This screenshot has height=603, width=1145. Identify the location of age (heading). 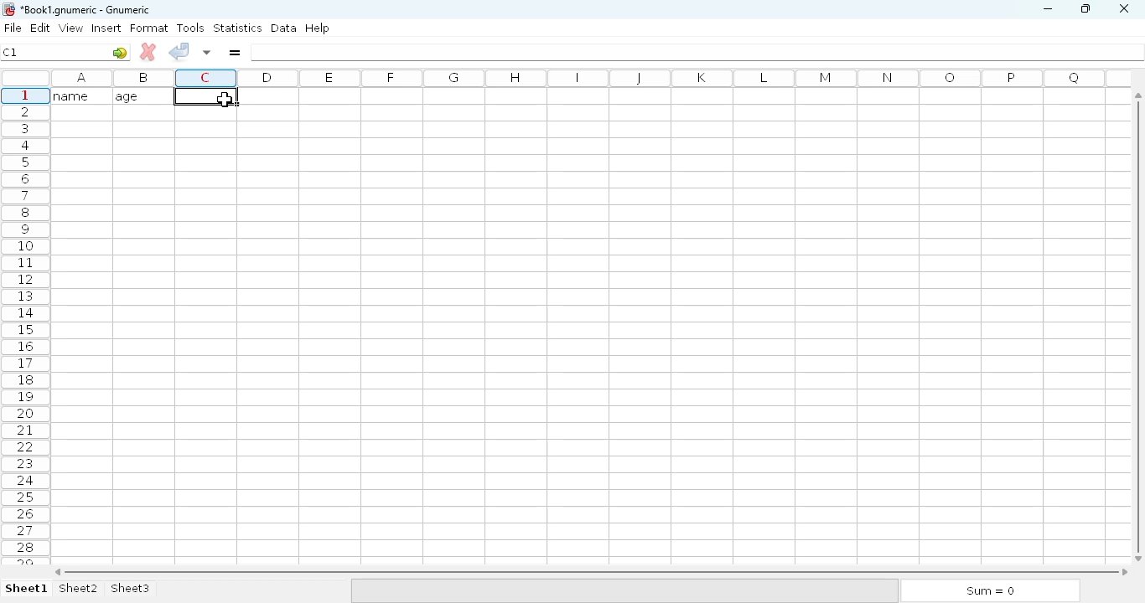
(138, 96).